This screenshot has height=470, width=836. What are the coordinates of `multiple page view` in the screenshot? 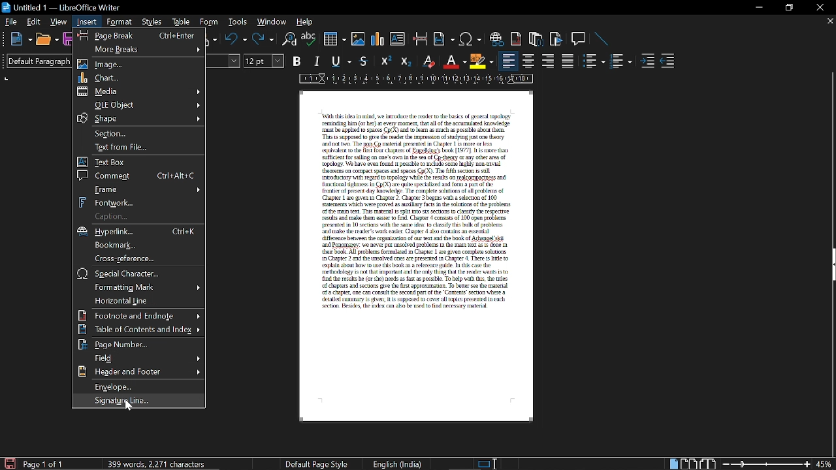 It's located at (689, 464).